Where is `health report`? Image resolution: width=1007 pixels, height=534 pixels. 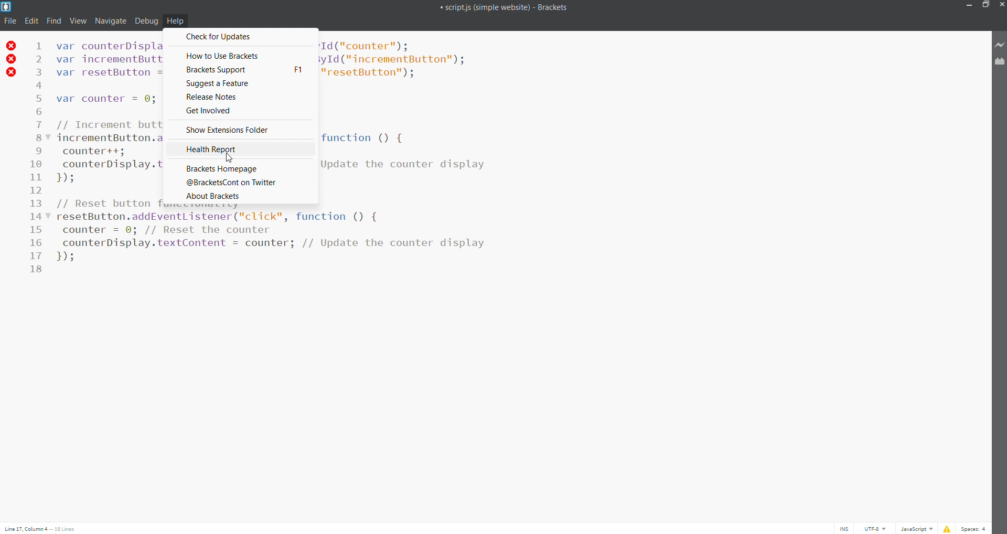 health report is located at coordinates (240, 149).